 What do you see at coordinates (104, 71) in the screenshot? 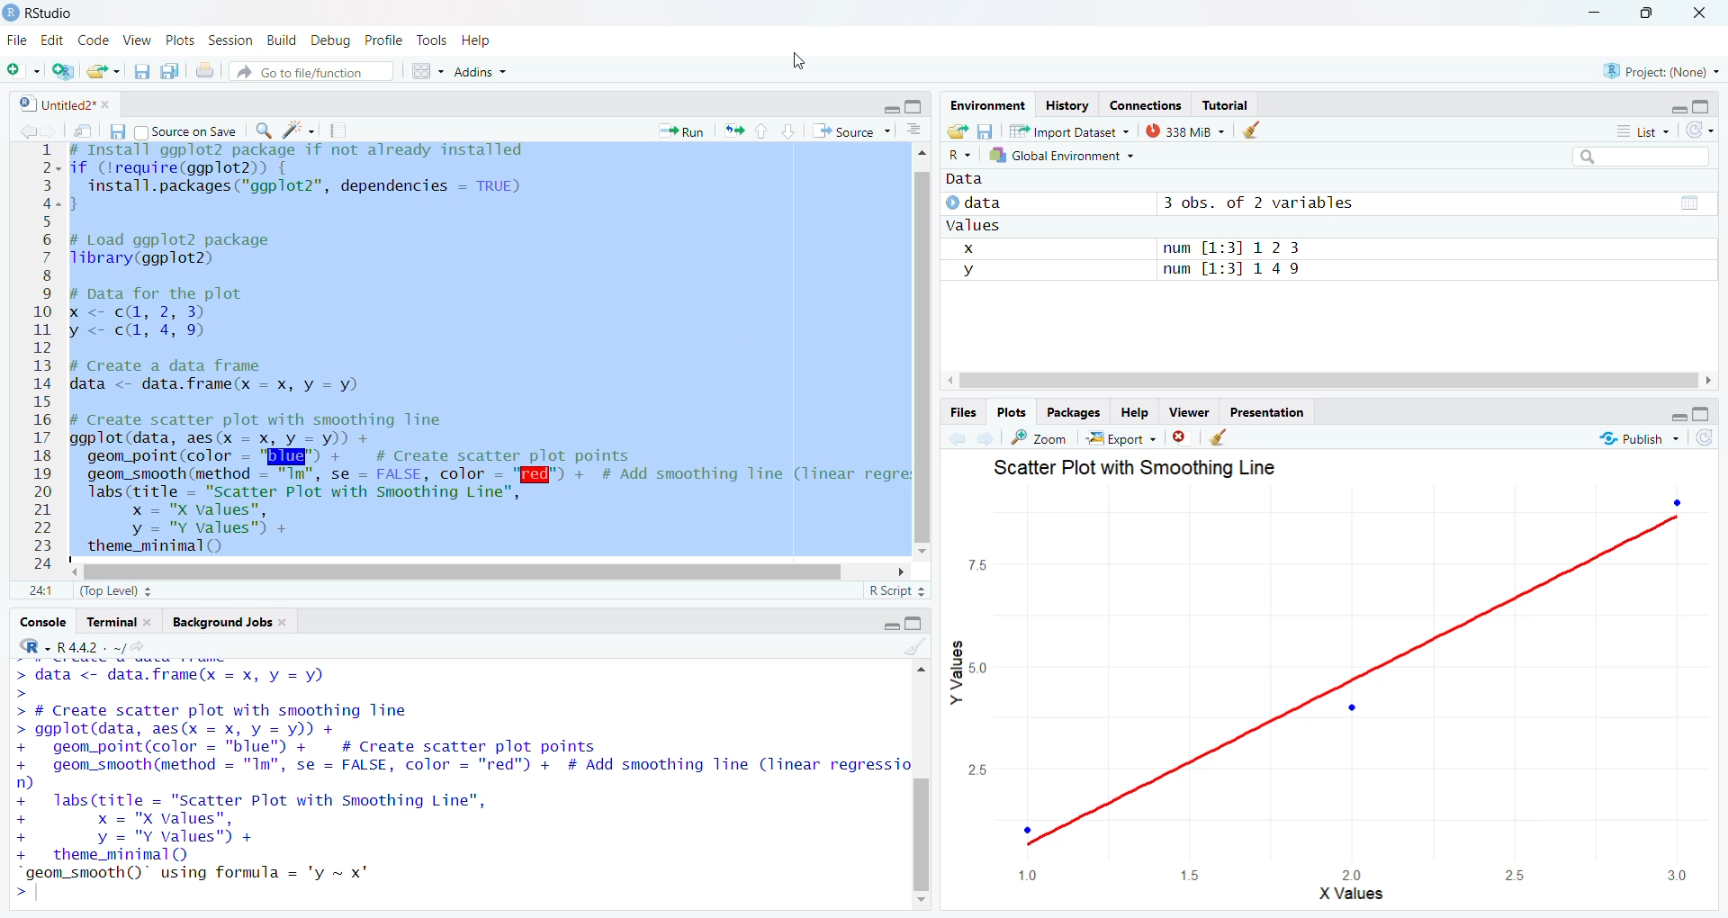
I see `open an existing file` at bounding box center [104, 71].